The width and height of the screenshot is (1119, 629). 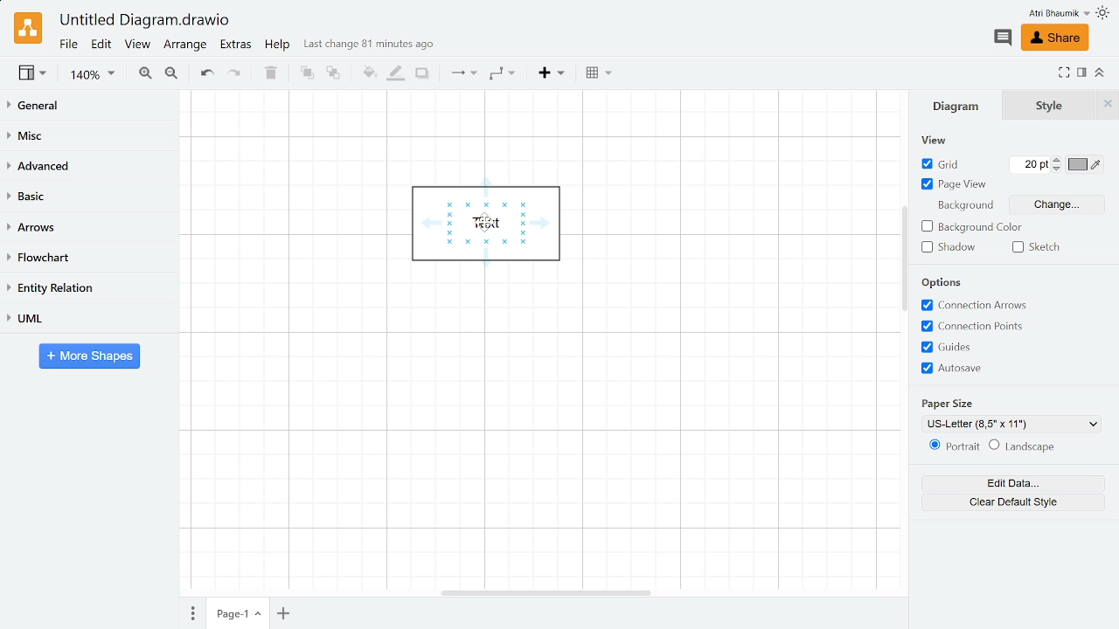 I want to click on Current grid pt, so click(x=1026, y=167).